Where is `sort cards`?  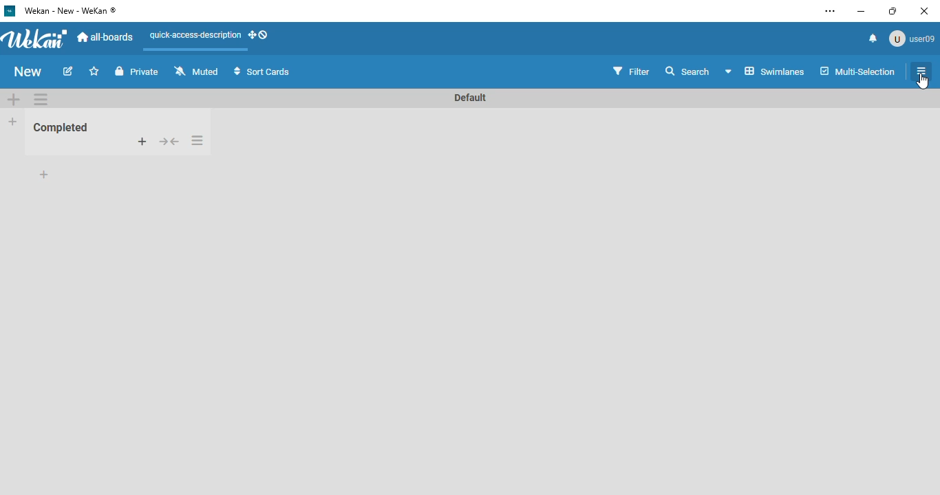 sort cards is located at coordinates (263, 71).